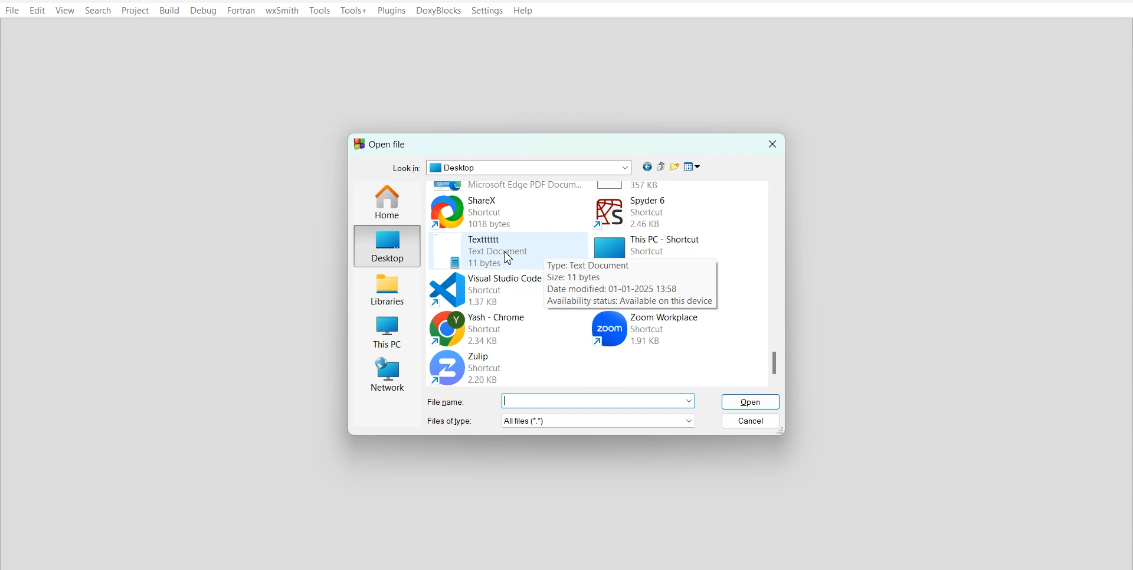  Describe the element at coordinates (66, 10) in the screenshot. I see `View` at that location.